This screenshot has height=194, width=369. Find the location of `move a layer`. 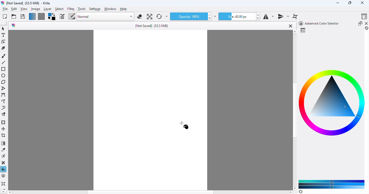

move a layer is located at coordinates (4, 129).